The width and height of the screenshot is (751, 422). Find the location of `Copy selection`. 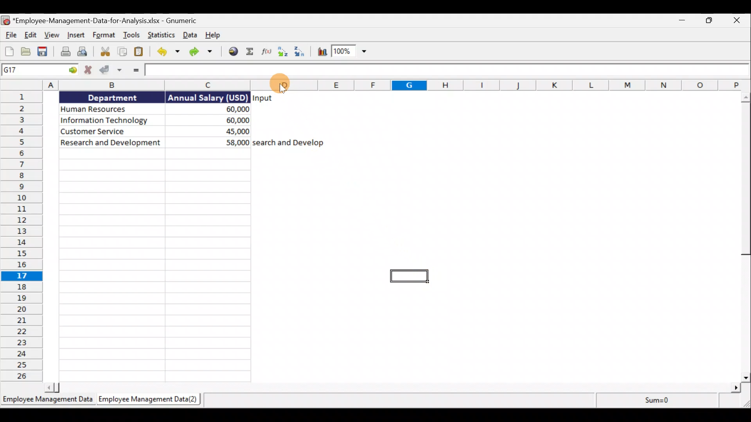

Copy selection is located at coordinates (124, 52).